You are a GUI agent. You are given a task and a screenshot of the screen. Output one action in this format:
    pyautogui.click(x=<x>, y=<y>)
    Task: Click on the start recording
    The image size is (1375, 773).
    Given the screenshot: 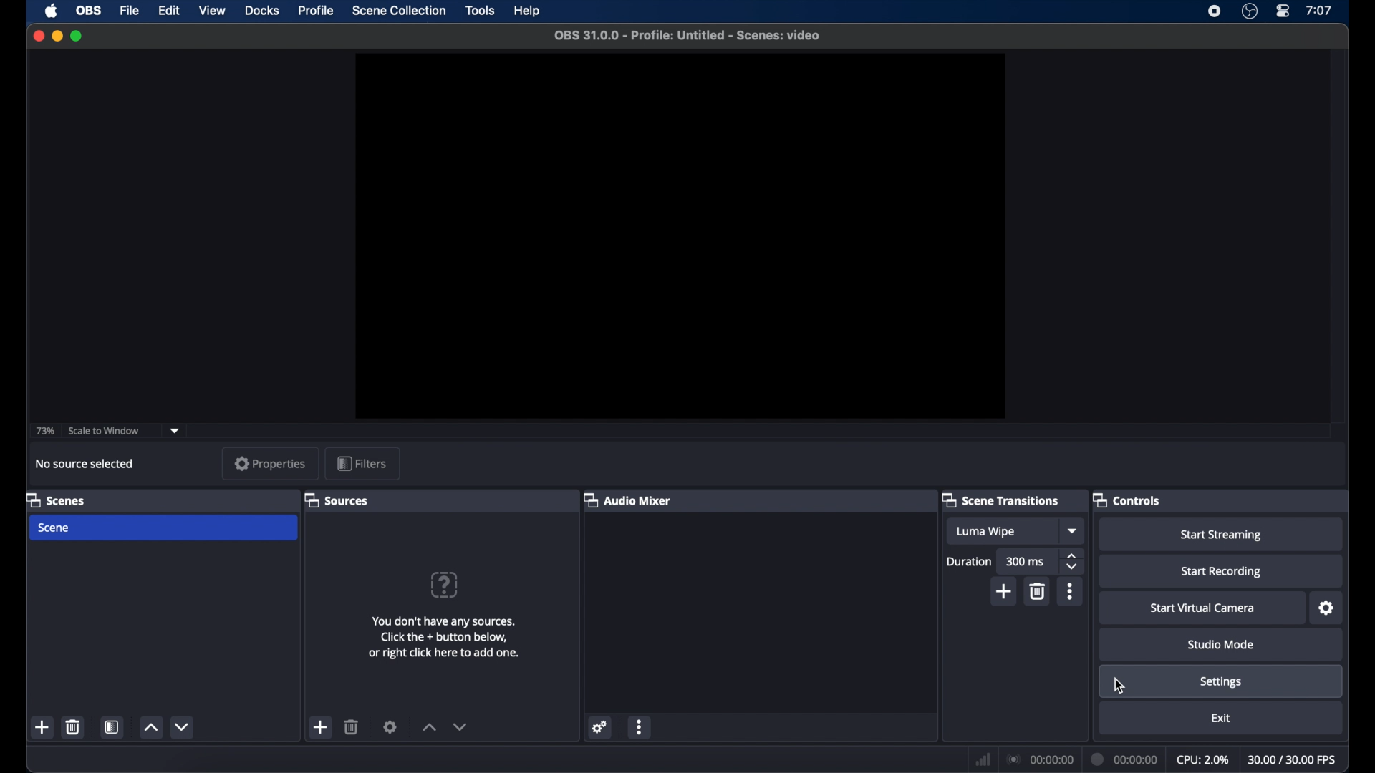 What is the action you would take?
    pyautogui.click(x=1222, y=572)
    